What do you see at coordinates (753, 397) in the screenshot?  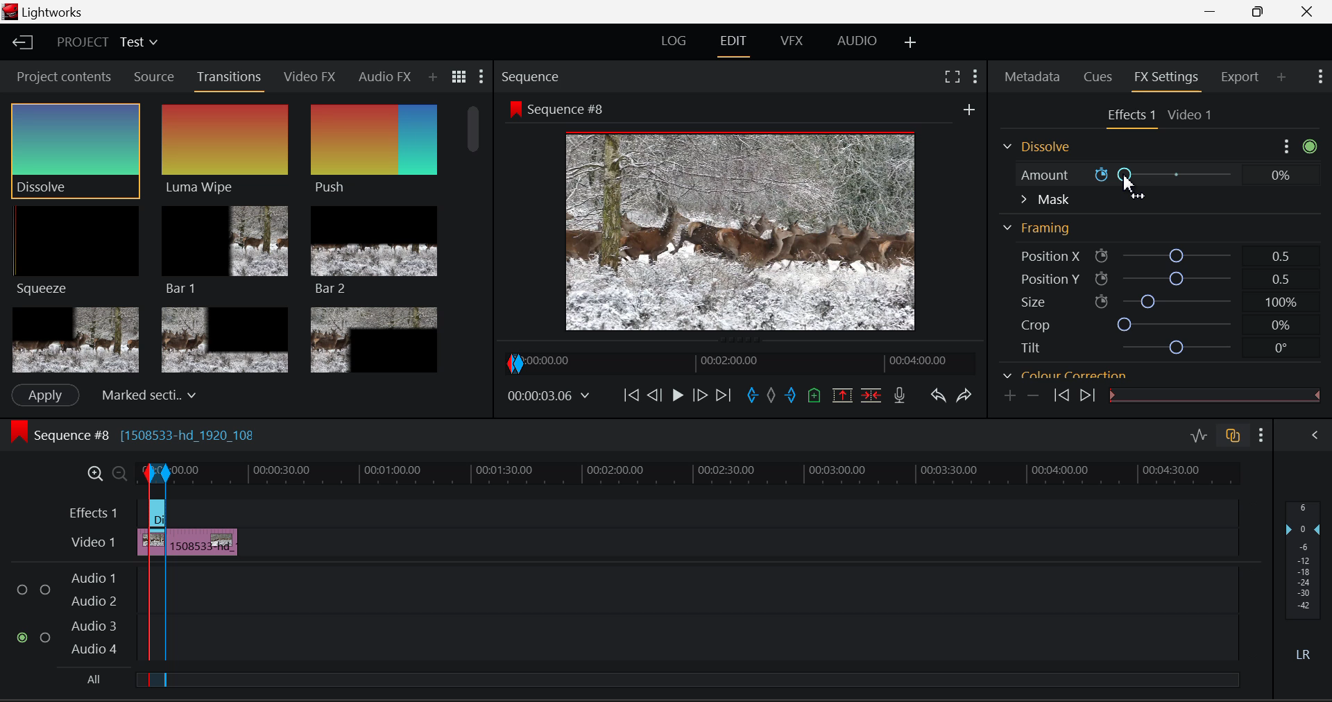 I see `Mark In Point` at bounding box center [753, 397].